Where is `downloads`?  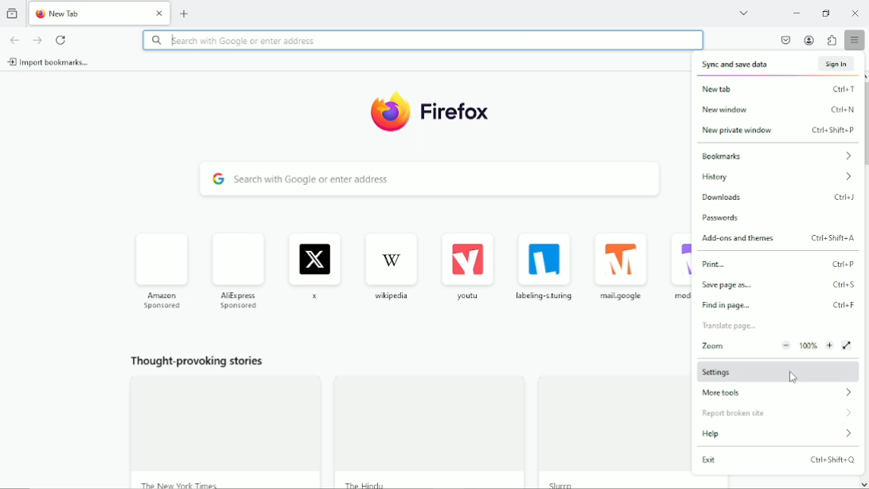 downloads is located at coordinates (782, 198).